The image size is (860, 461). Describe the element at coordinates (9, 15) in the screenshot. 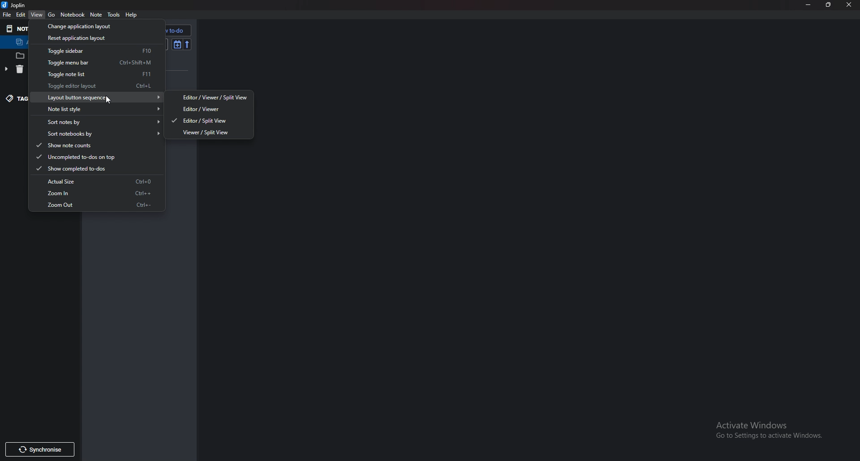

I see `file` at that location.